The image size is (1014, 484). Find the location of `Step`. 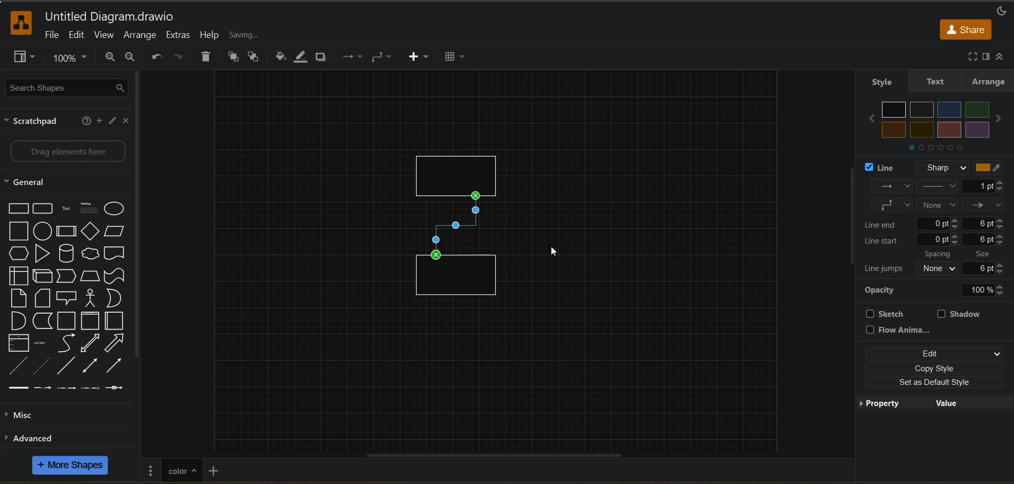

Step is located at coordinates (69, 277).